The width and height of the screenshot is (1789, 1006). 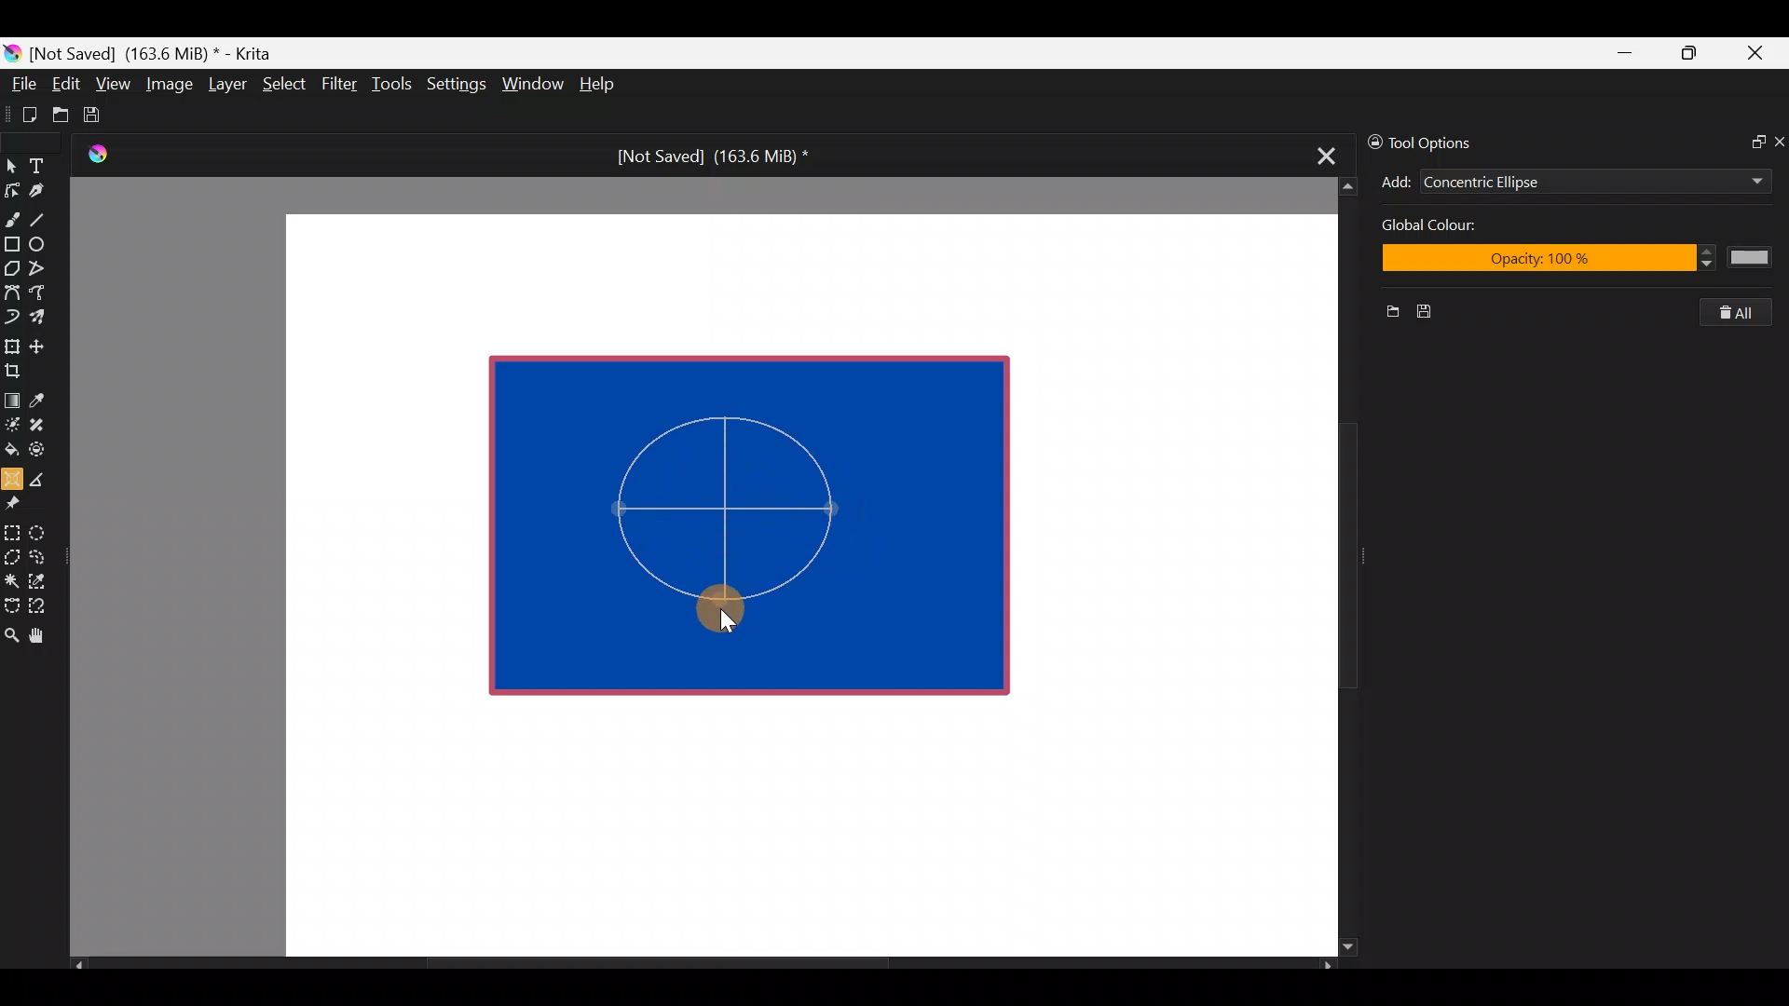 I want to click on Settings, so click(x=458, y=88).